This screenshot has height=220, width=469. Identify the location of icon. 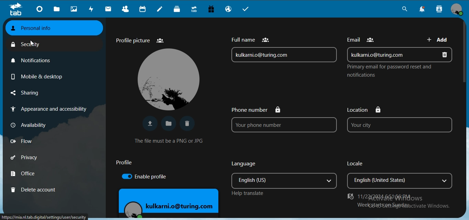
(15, 9).